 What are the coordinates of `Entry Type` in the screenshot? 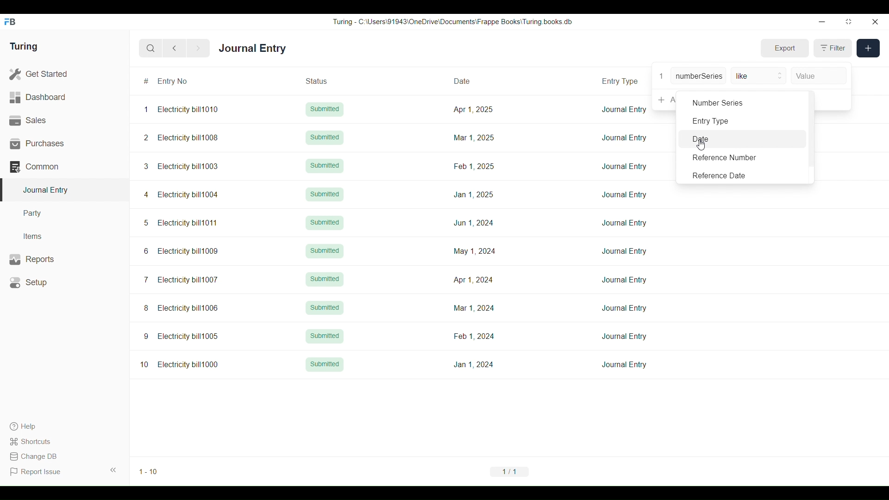 It's located at (622, 80).